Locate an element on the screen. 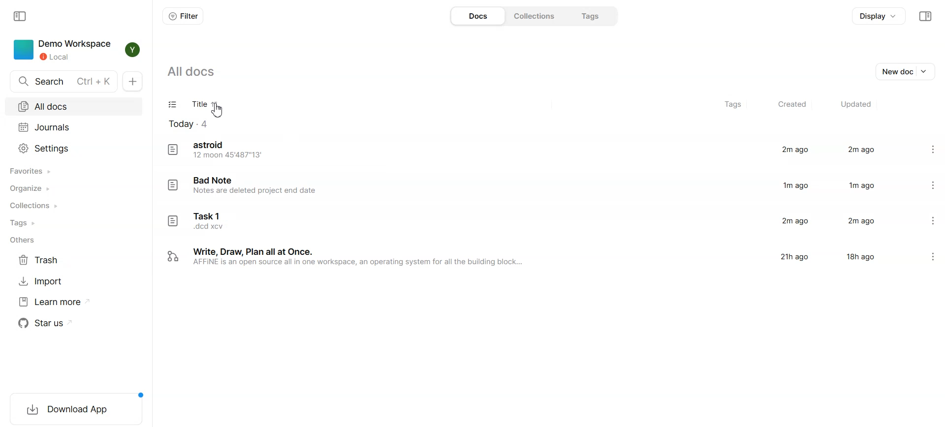  Demo workspace is located at coordinates (63, 50).